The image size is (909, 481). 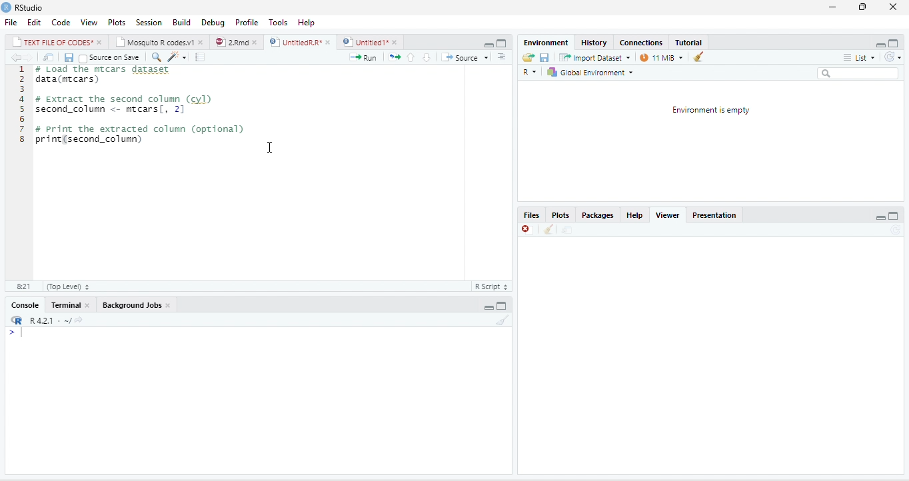 I want to click on source on save, so click(x=114, y=57).